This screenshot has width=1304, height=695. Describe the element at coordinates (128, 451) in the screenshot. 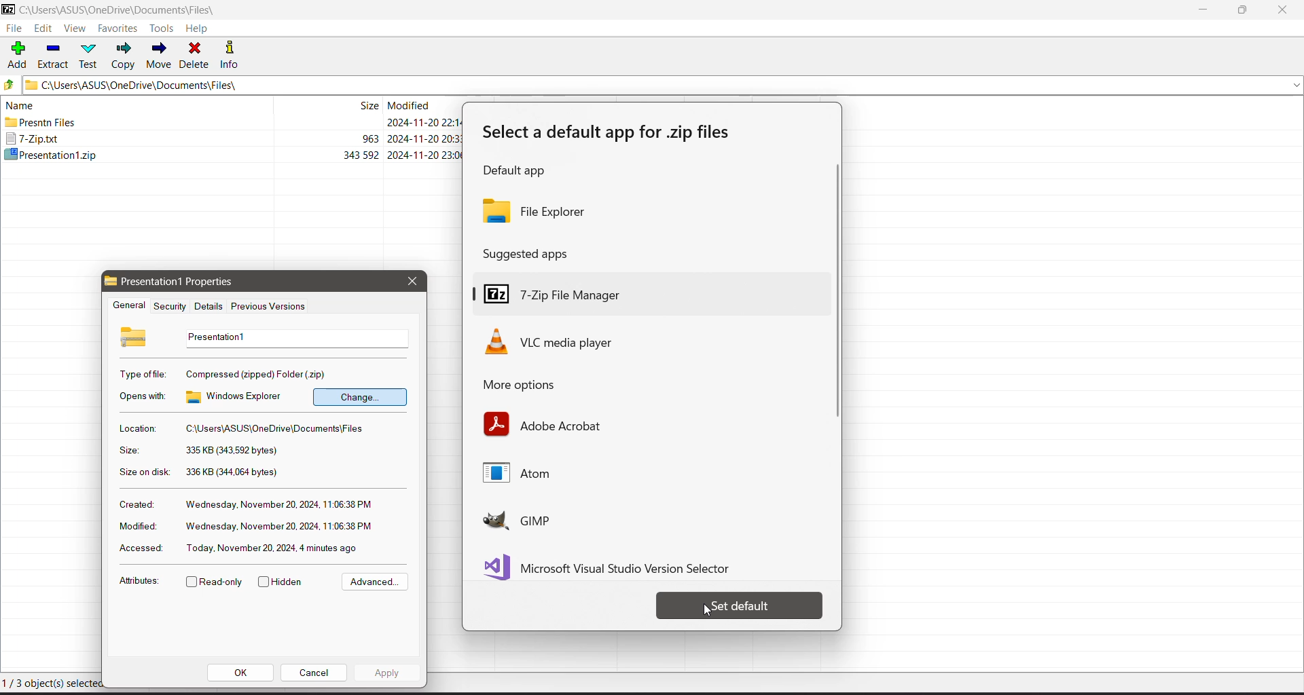

I see `Size` at that location.